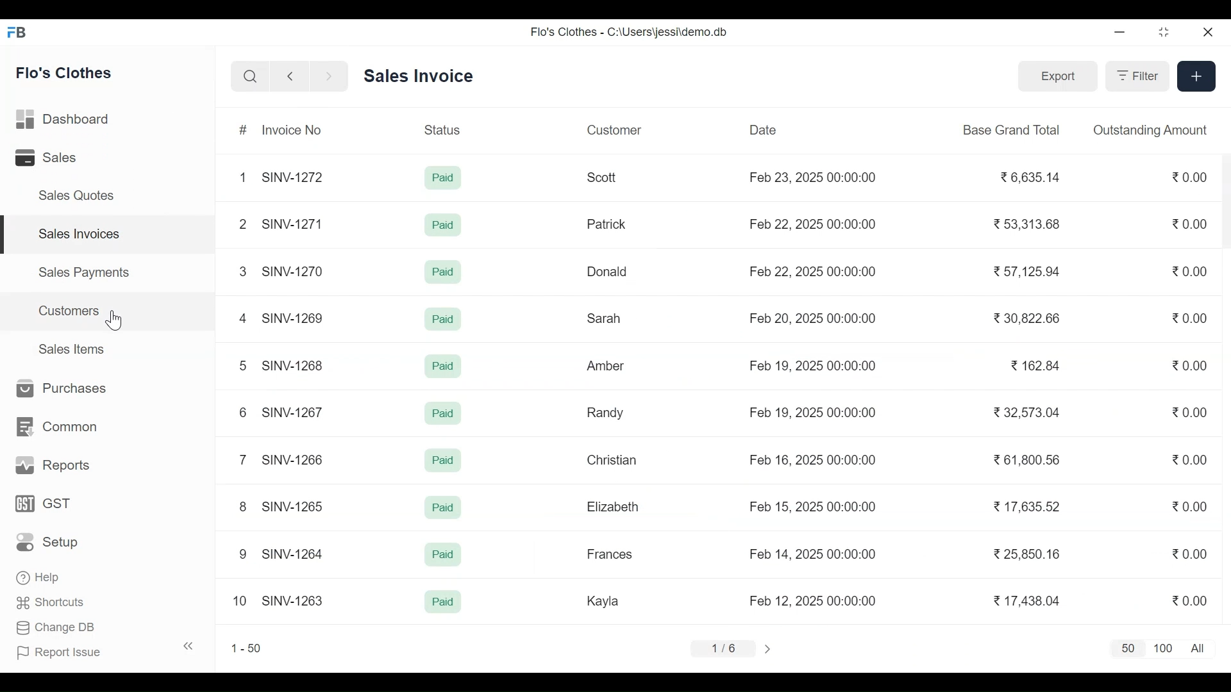 This screenshot has height=692, width=1231. What do you see at coordinates (1191, 506) in the screenshot?
I see `0.00` at bounding box center [1191, 506].